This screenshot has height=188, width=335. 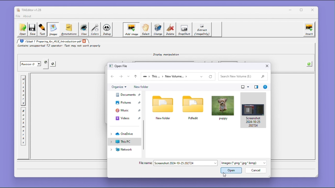 What do you see at coordinates (23, 127) in the screenshot?
I see `Bookmark` at bounding box center [23, 127].